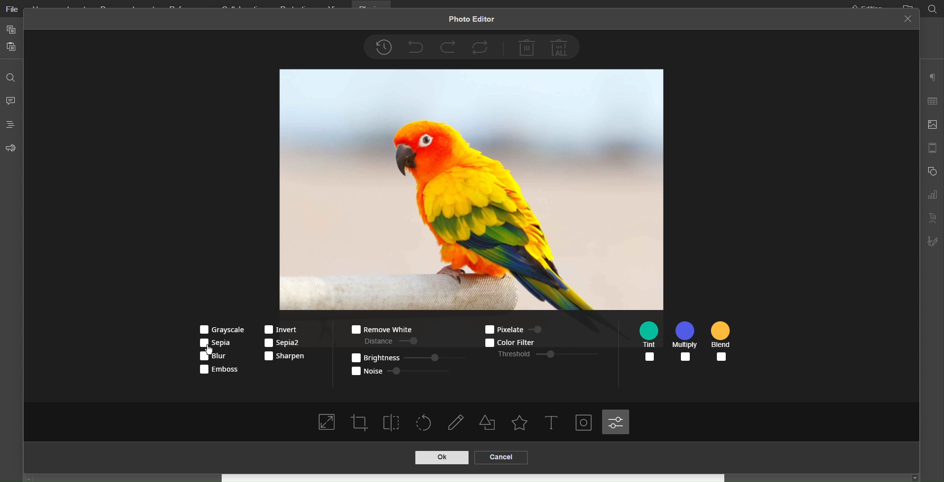  Describe the element at coordinates (932, 125) in the screenshot. I see `Image Settings` at that location.